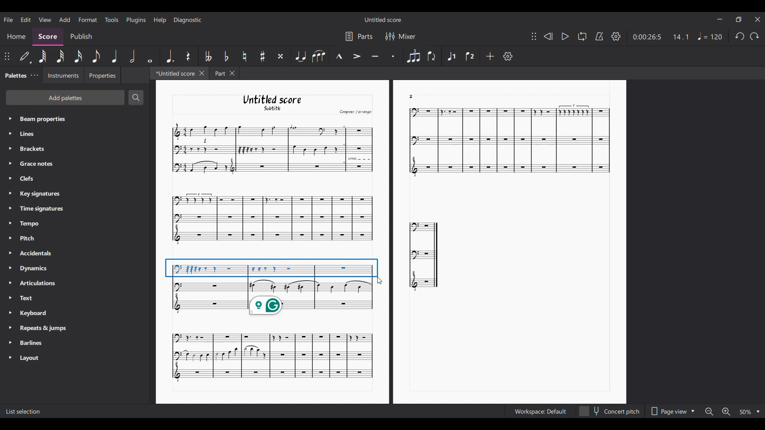 This screenshot has height=430, width=765. I want to click on Score , so click(48, 37).